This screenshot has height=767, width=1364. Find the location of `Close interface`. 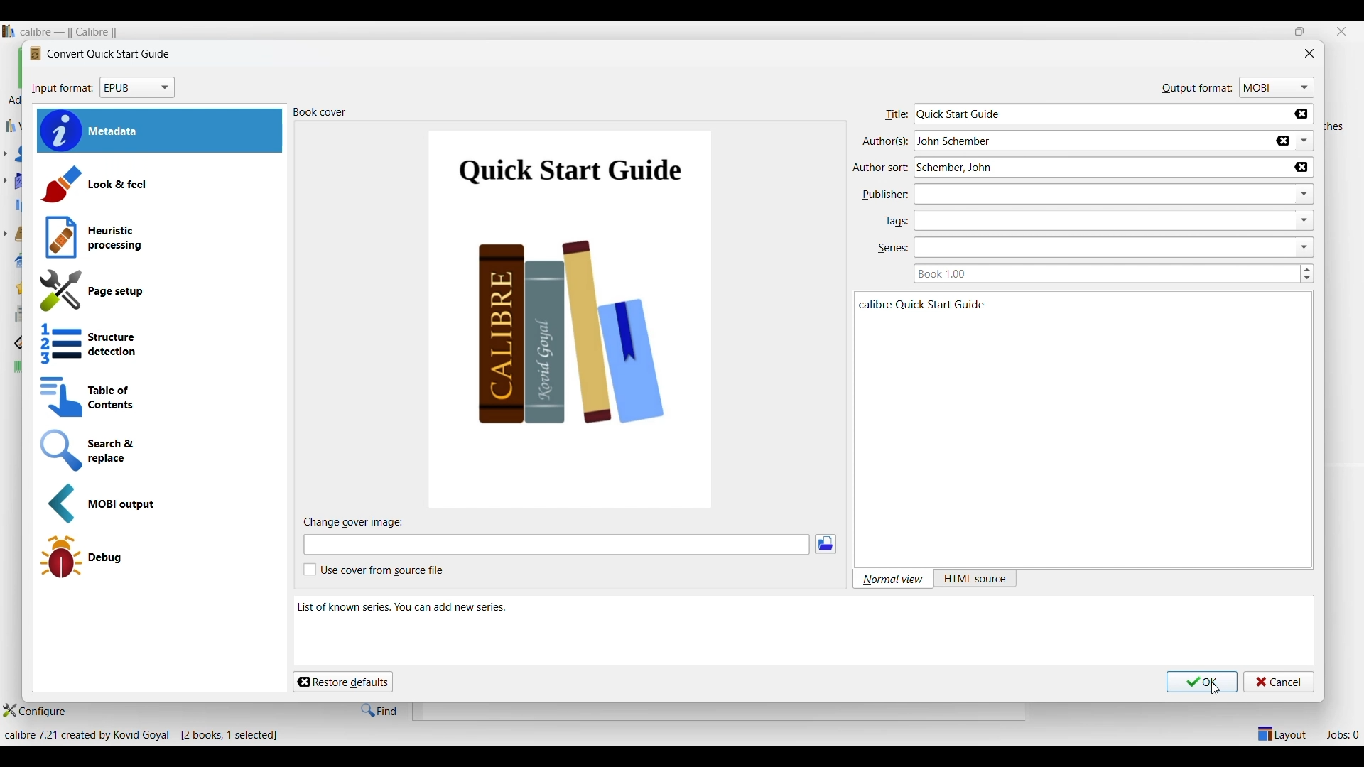

Close interface is located at coordinates (1341, 31).